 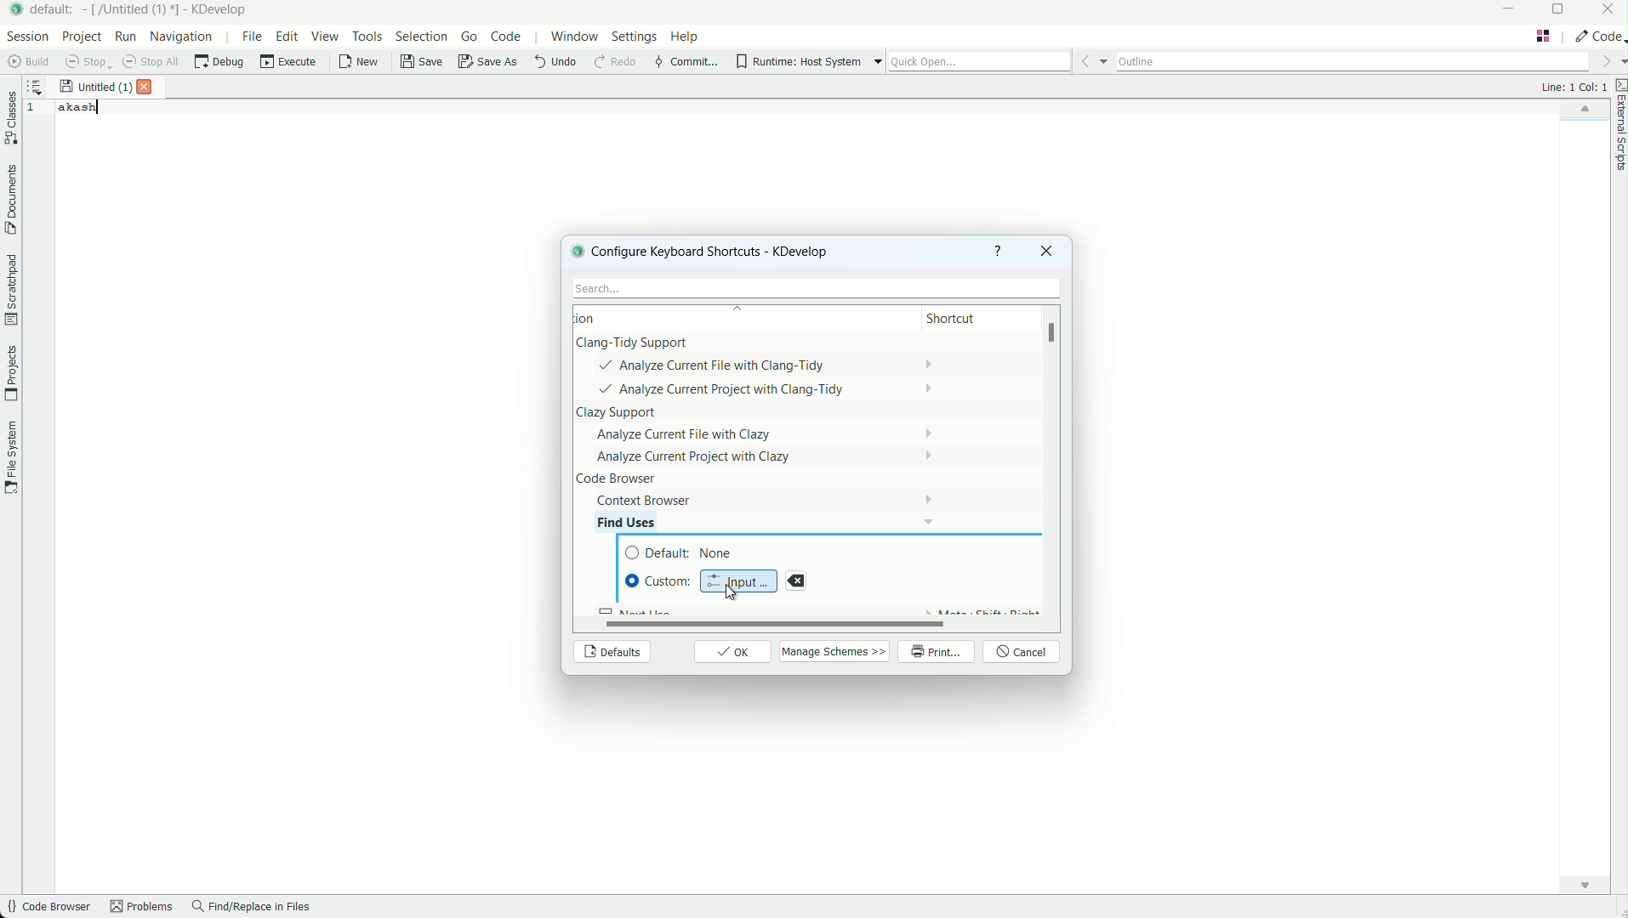 I want to click on actions, so click(x=749, y=422).